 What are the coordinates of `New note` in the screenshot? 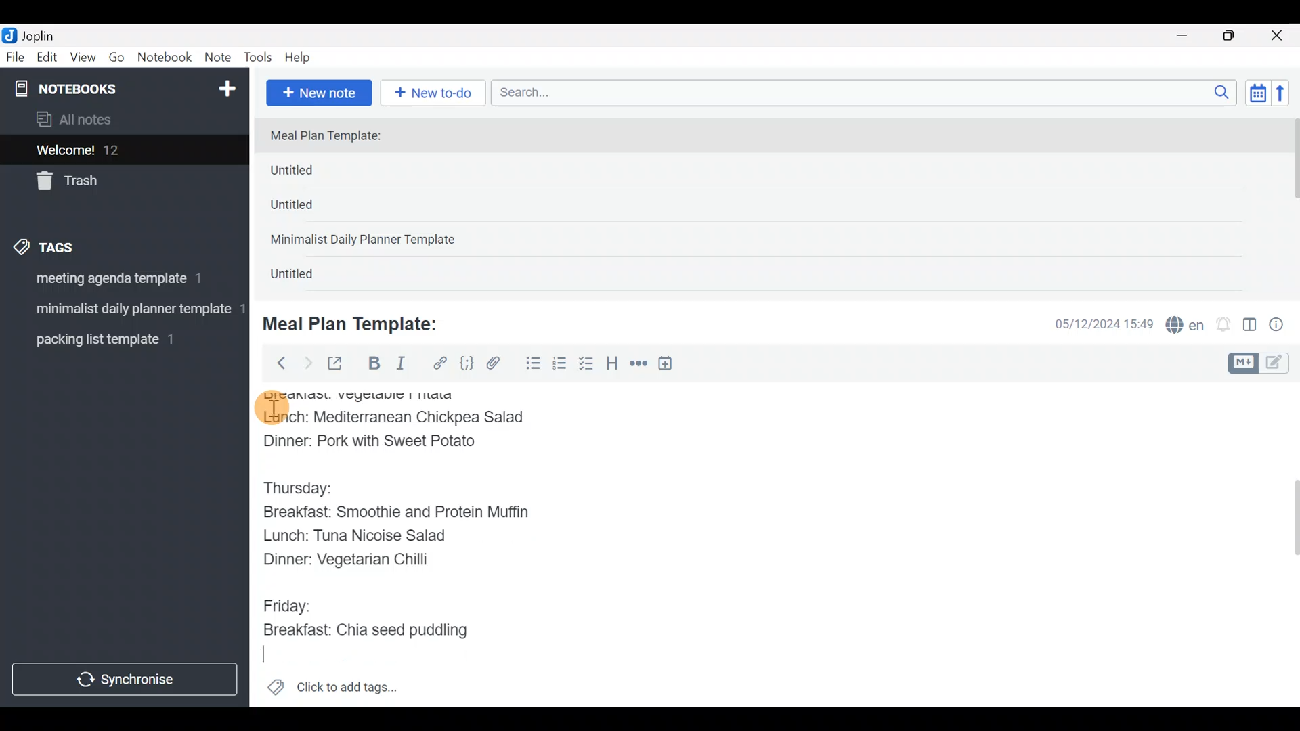 It's located at (318, 91).